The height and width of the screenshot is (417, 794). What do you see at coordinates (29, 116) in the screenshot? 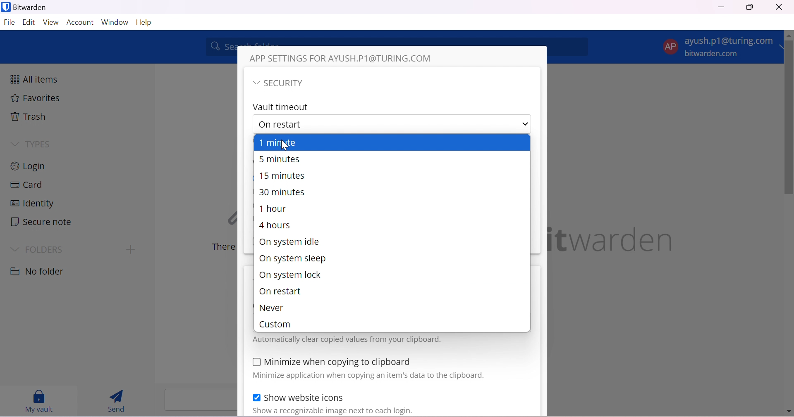
I see `Trash` at bounding box center [29, 116].